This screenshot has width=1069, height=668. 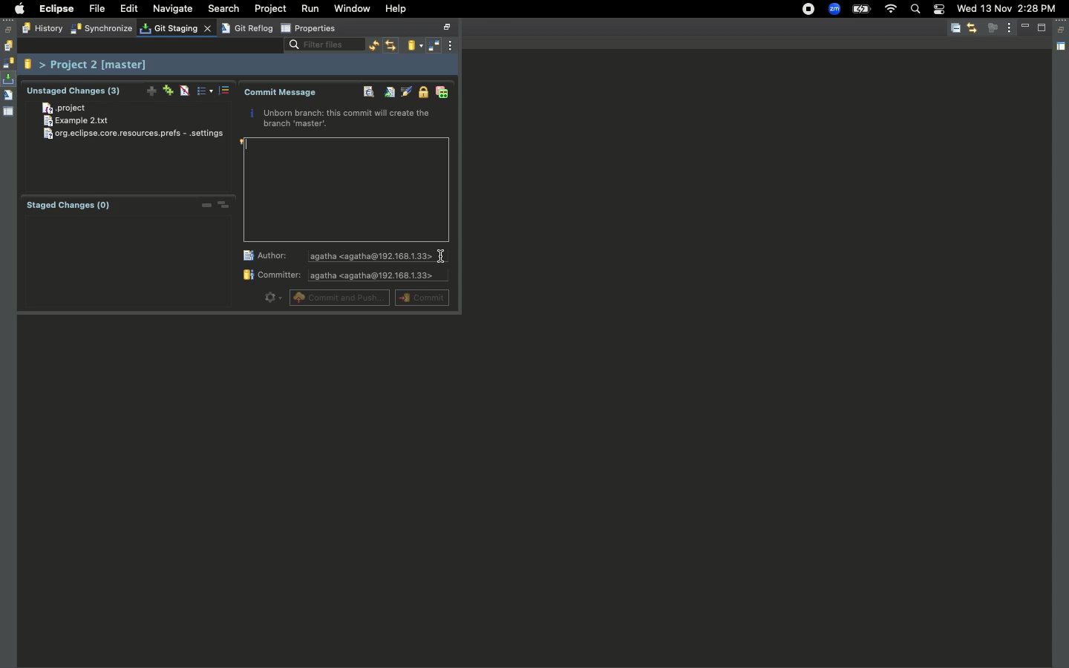 I want to click on Project, so click(x=66, y=109).